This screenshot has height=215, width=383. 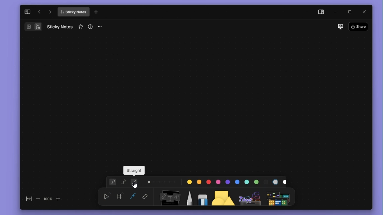 I want to click on other, so click(x=250, y=196).